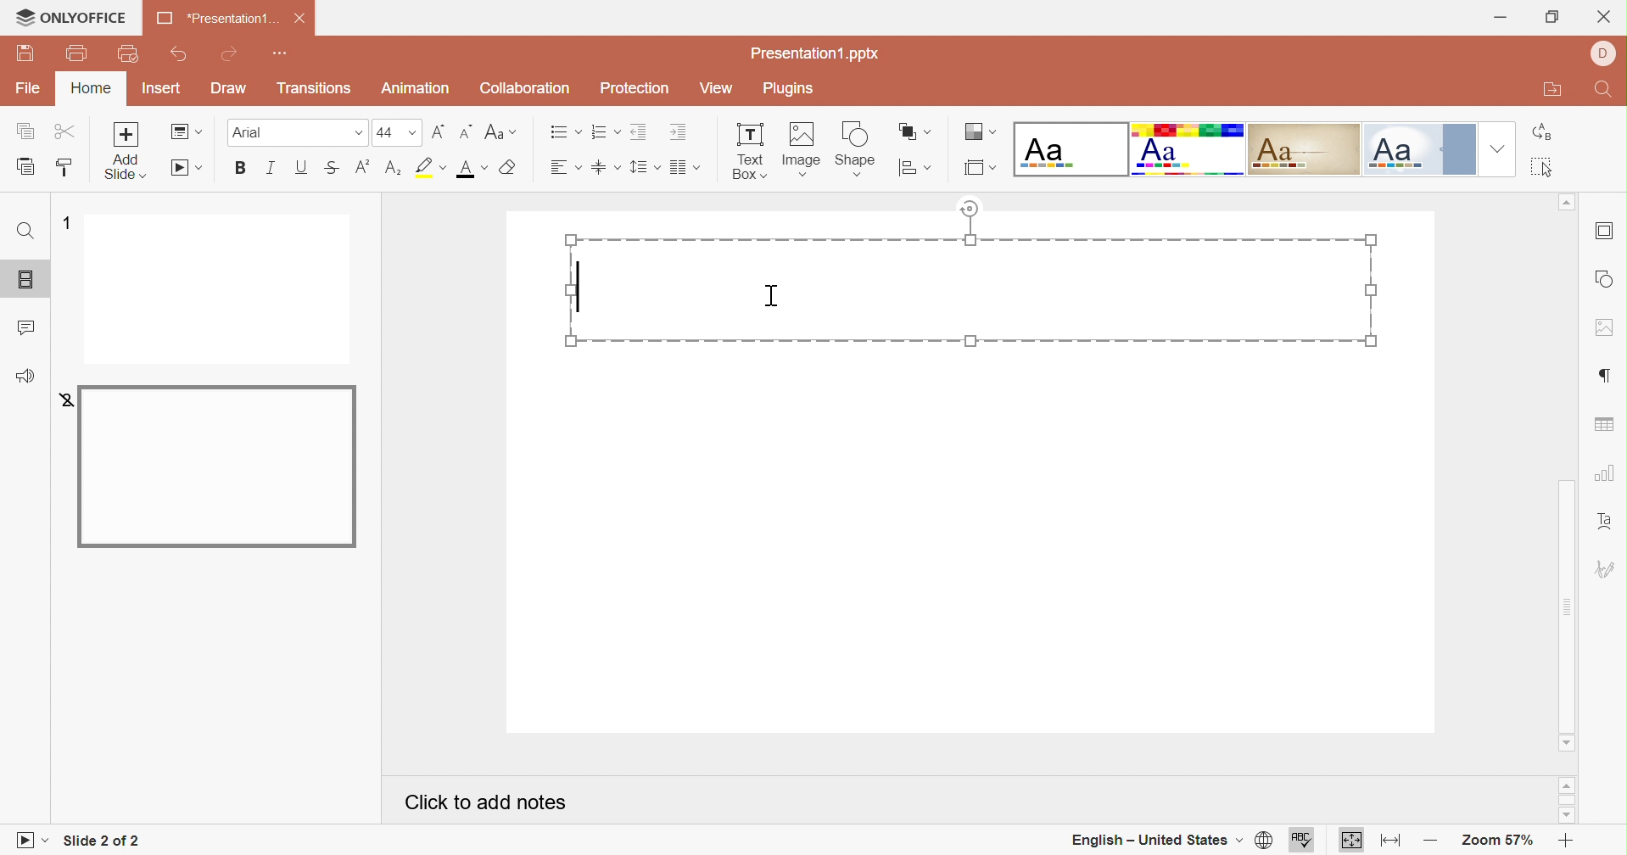 The height and width of the screenshot is (855, 1627). What do you see at coordinates (315, 88) in the screenshot?
I see `Transitions` at bounding box center [315, 88].